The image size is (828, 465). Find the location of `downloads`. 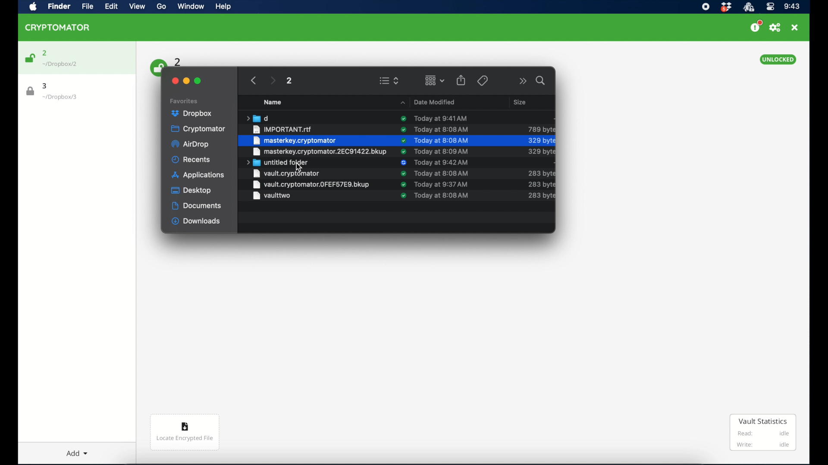

downloads is located at coordinates (196, 221).